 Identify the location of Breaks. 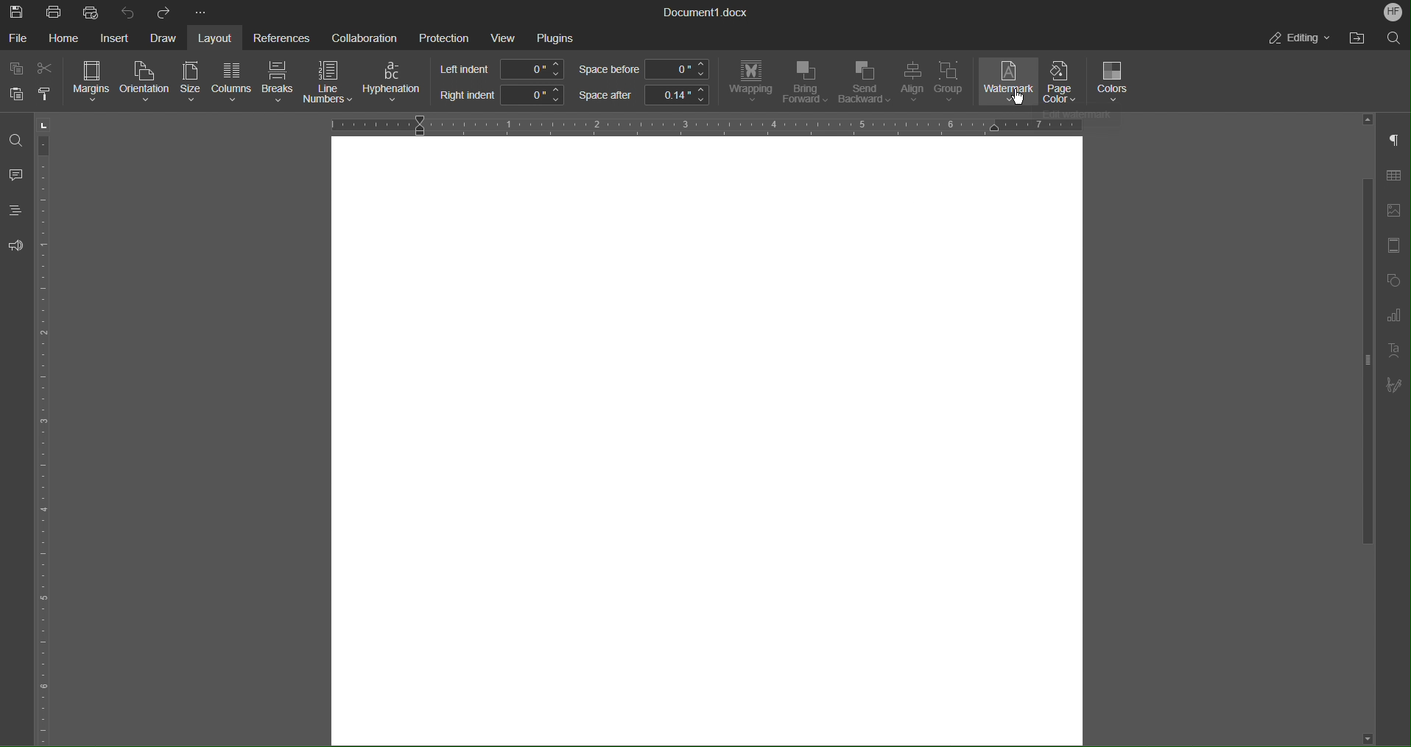
(278, 83).